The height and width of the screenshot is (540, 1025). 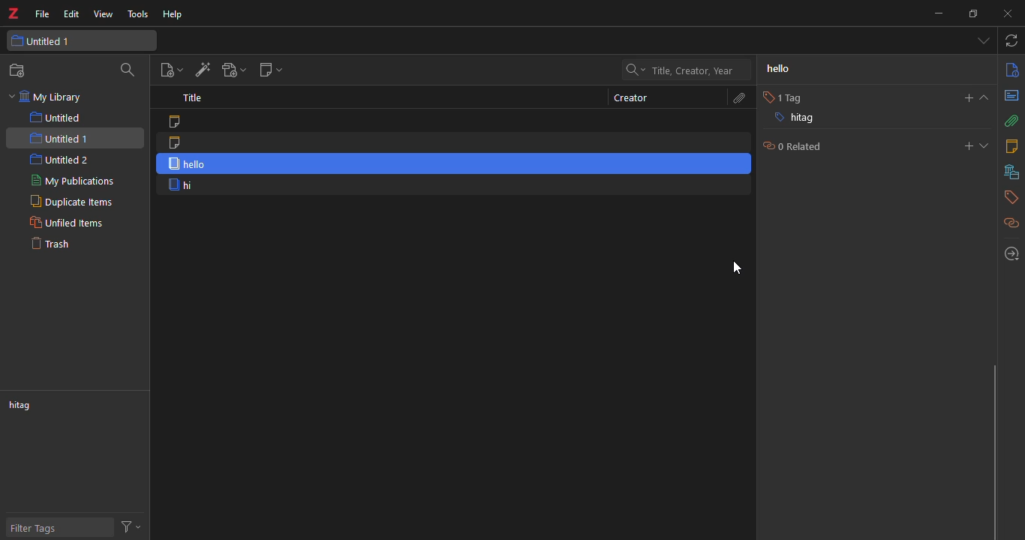 I want to click on filter tags, so click(x=42, y=527).